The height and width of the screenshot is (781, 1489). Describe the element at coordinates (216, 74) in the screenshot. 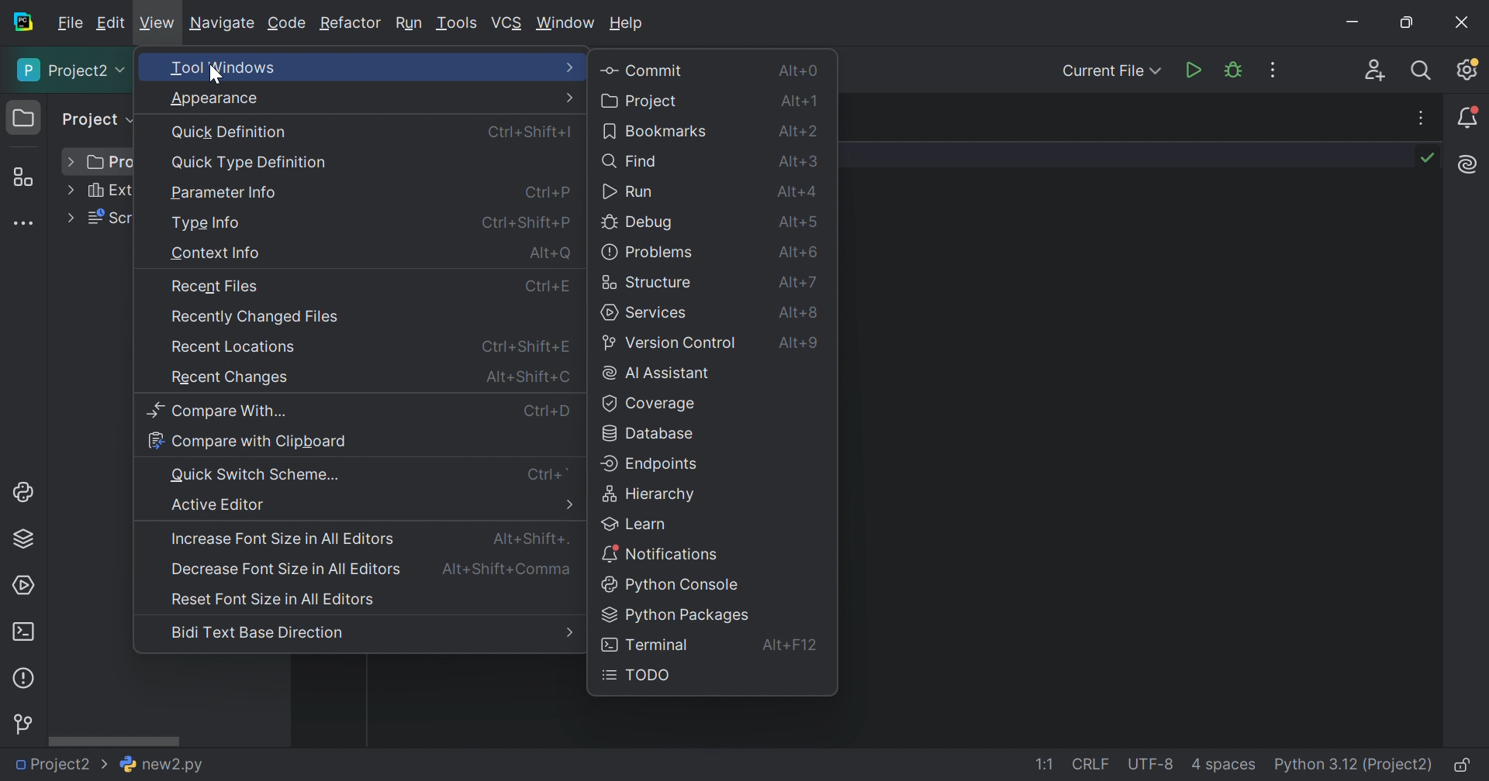

I see `cursor` at that location.